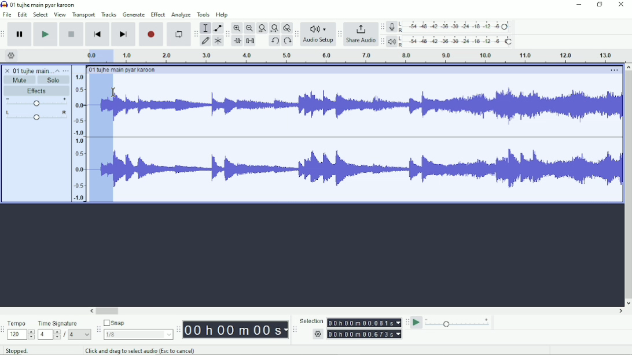 The width and height of the screenshot is (632, 355). What do you see at coordinates (109, 14) in the screenshot?
I see `Tracks` at bounding box center [109, 14].